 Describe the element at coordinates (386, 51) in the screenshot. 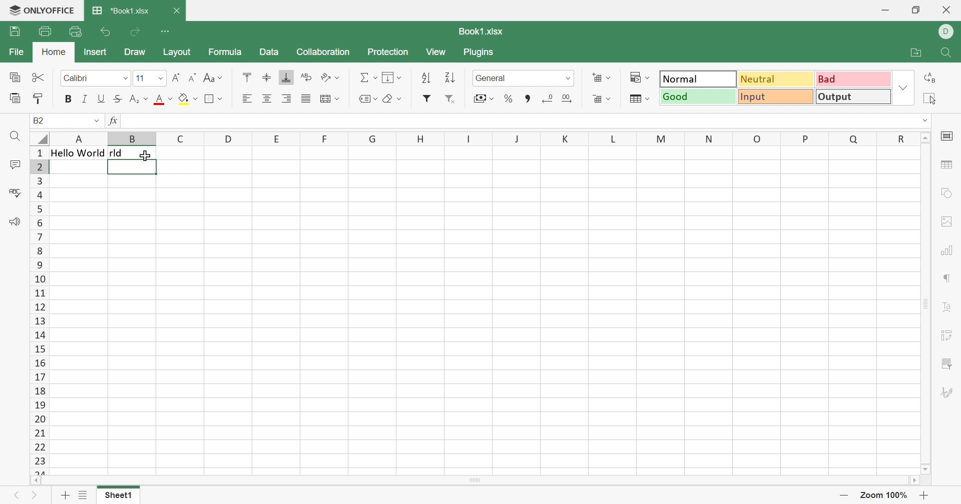

I see `Protection` at that location.